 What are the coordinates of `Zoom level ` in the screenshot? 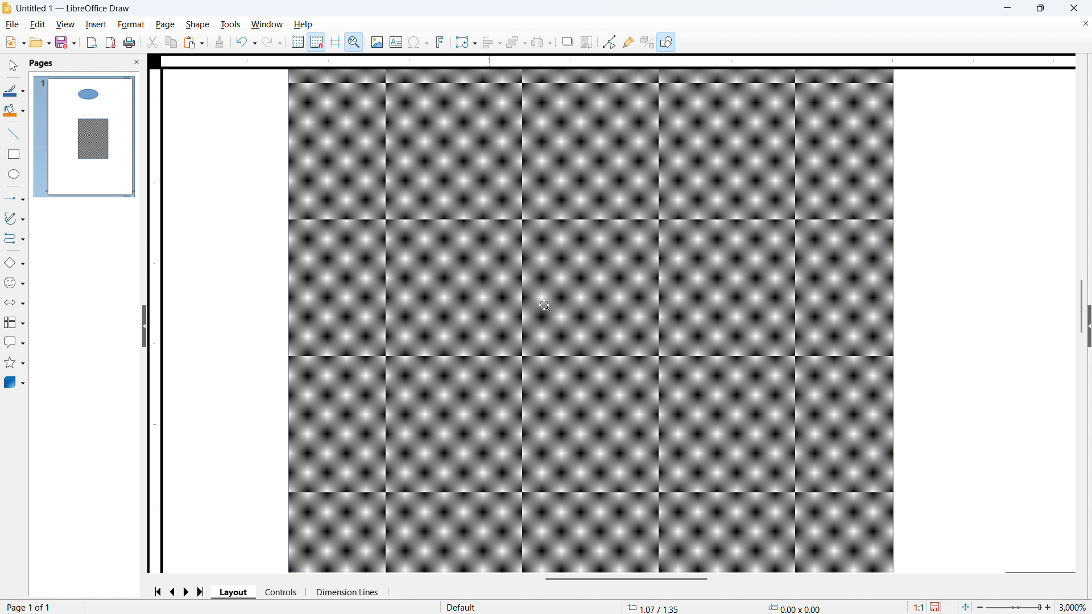 It's located at (1075, 607).